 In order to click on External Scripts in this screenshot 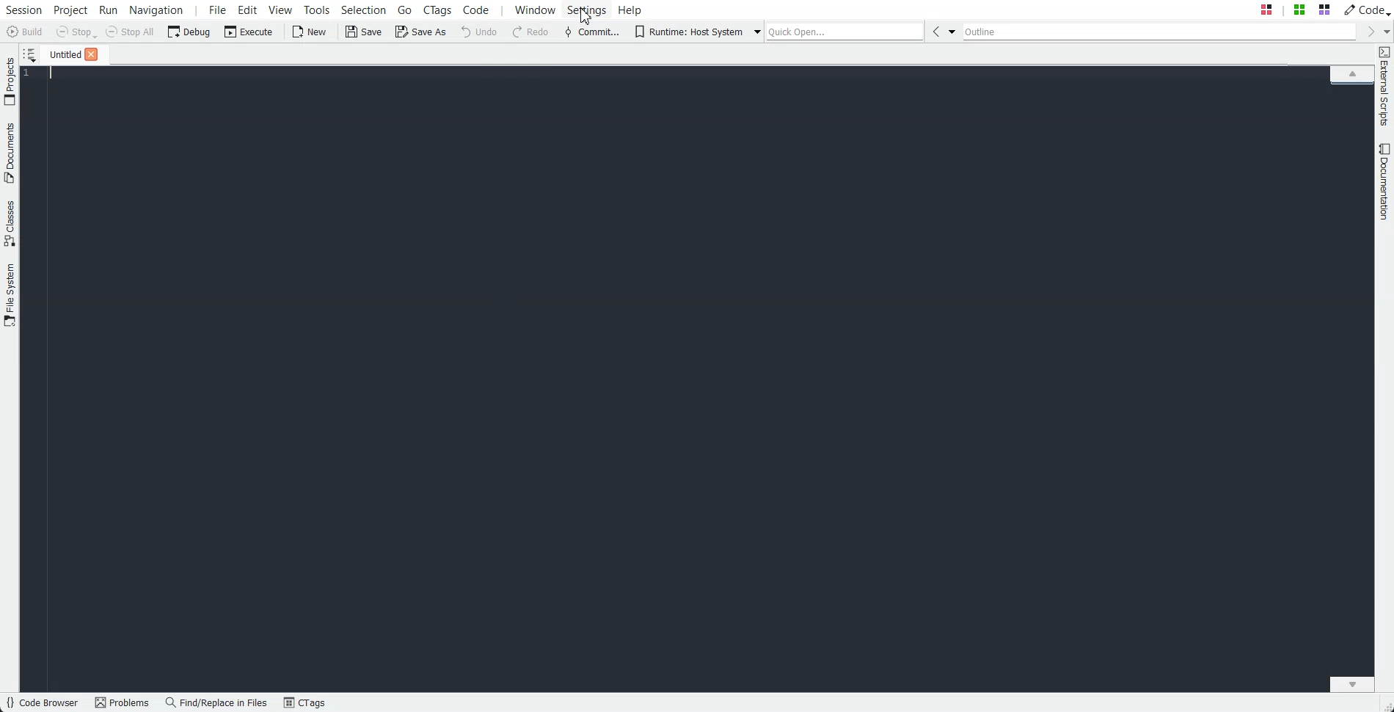, I will do `click(1384, 87)`.